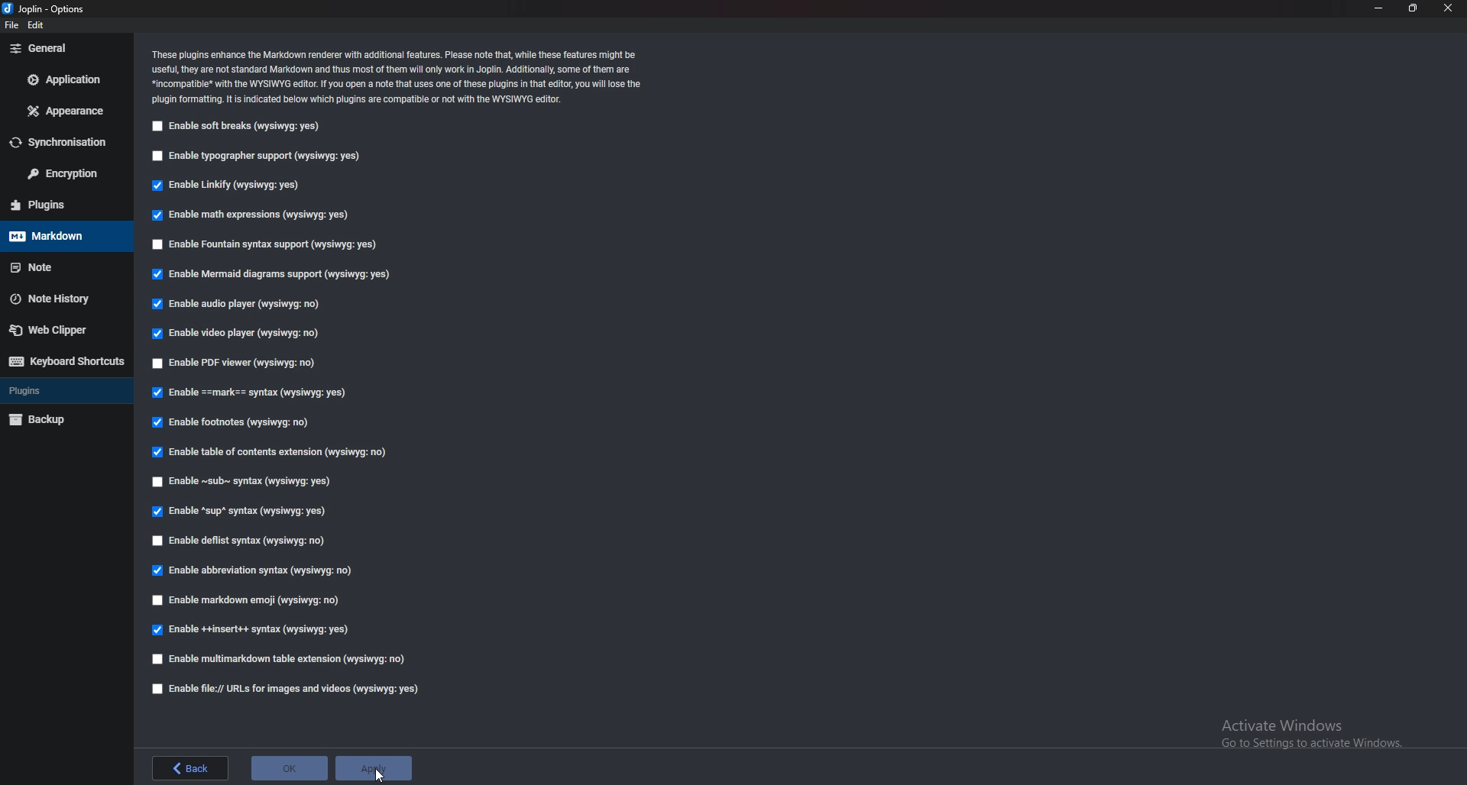 This screenshot has width=1467, height=785. I want to click on enable deflist syntax, so click(243, 539).